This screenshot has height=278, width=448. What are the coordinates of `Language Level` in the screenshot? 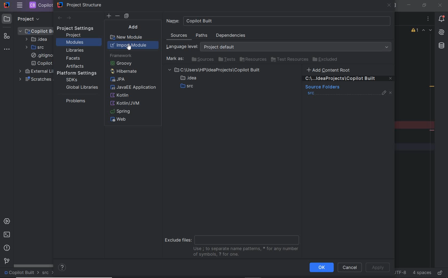 It's located at (280, 47).